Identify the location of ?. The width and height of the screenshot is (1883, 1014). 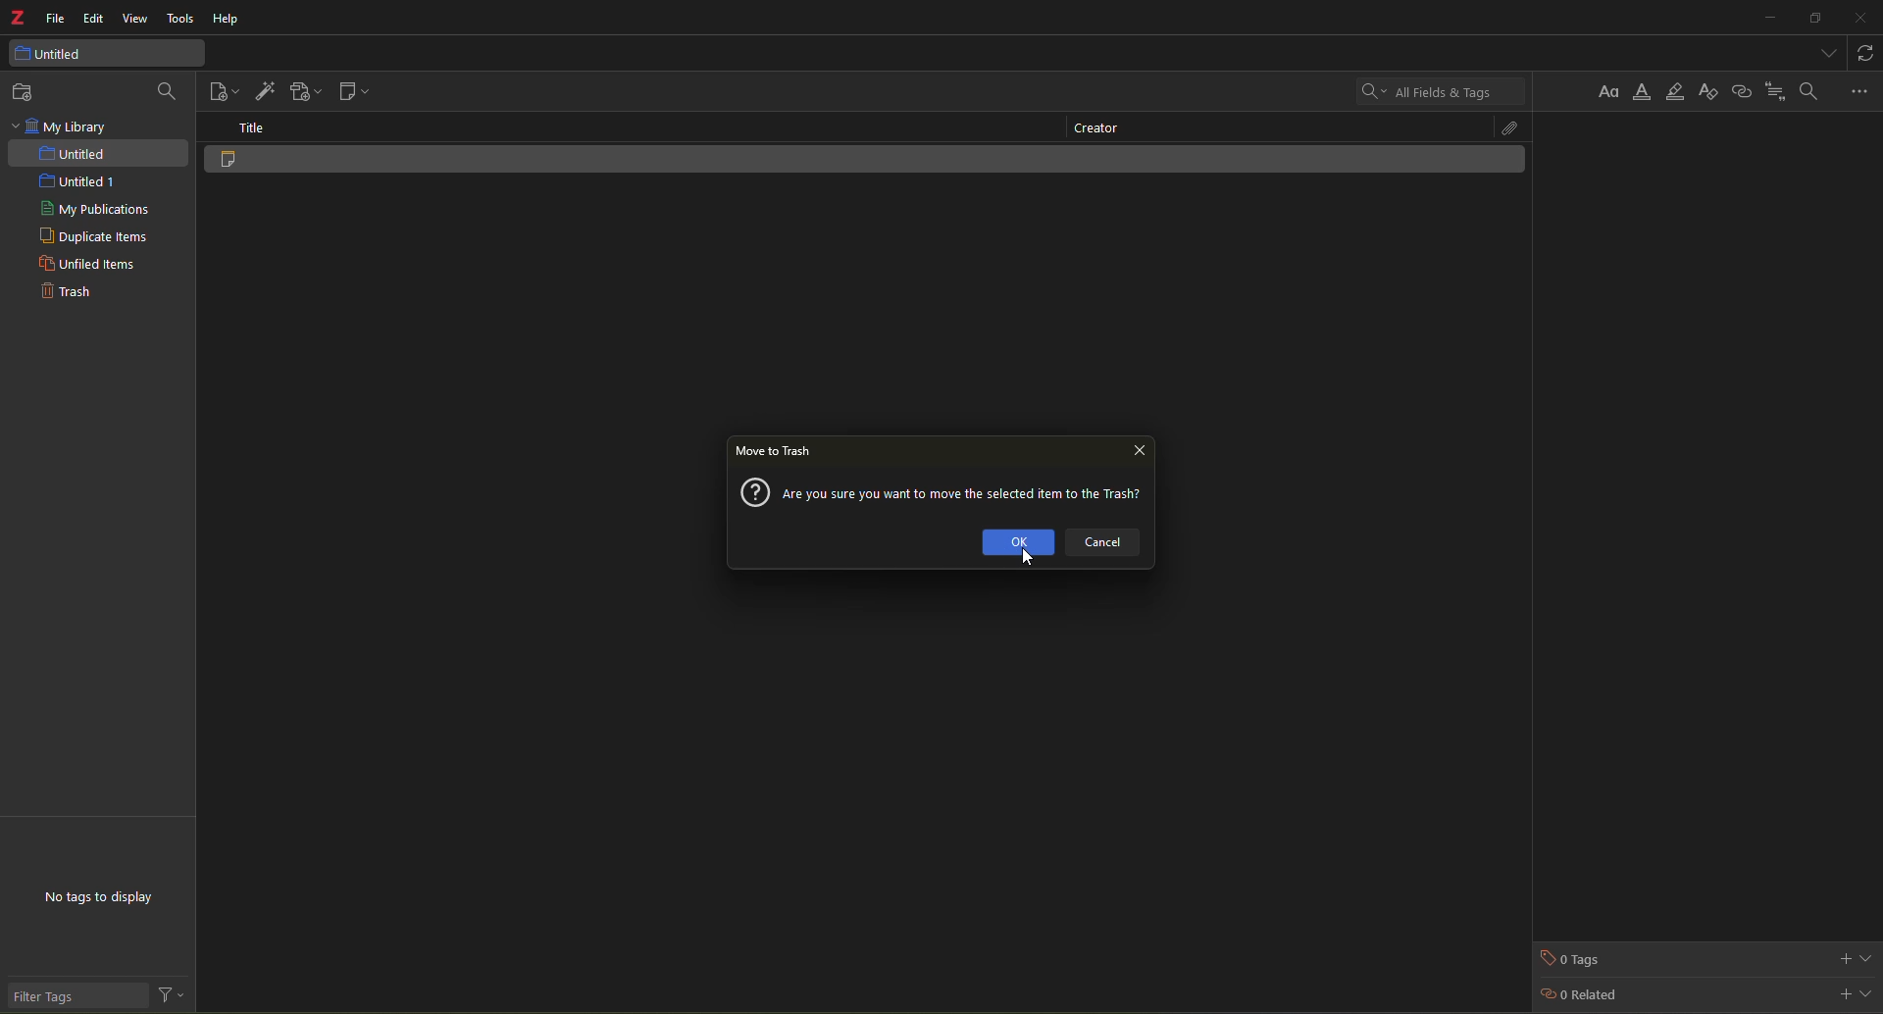
(752, 492).